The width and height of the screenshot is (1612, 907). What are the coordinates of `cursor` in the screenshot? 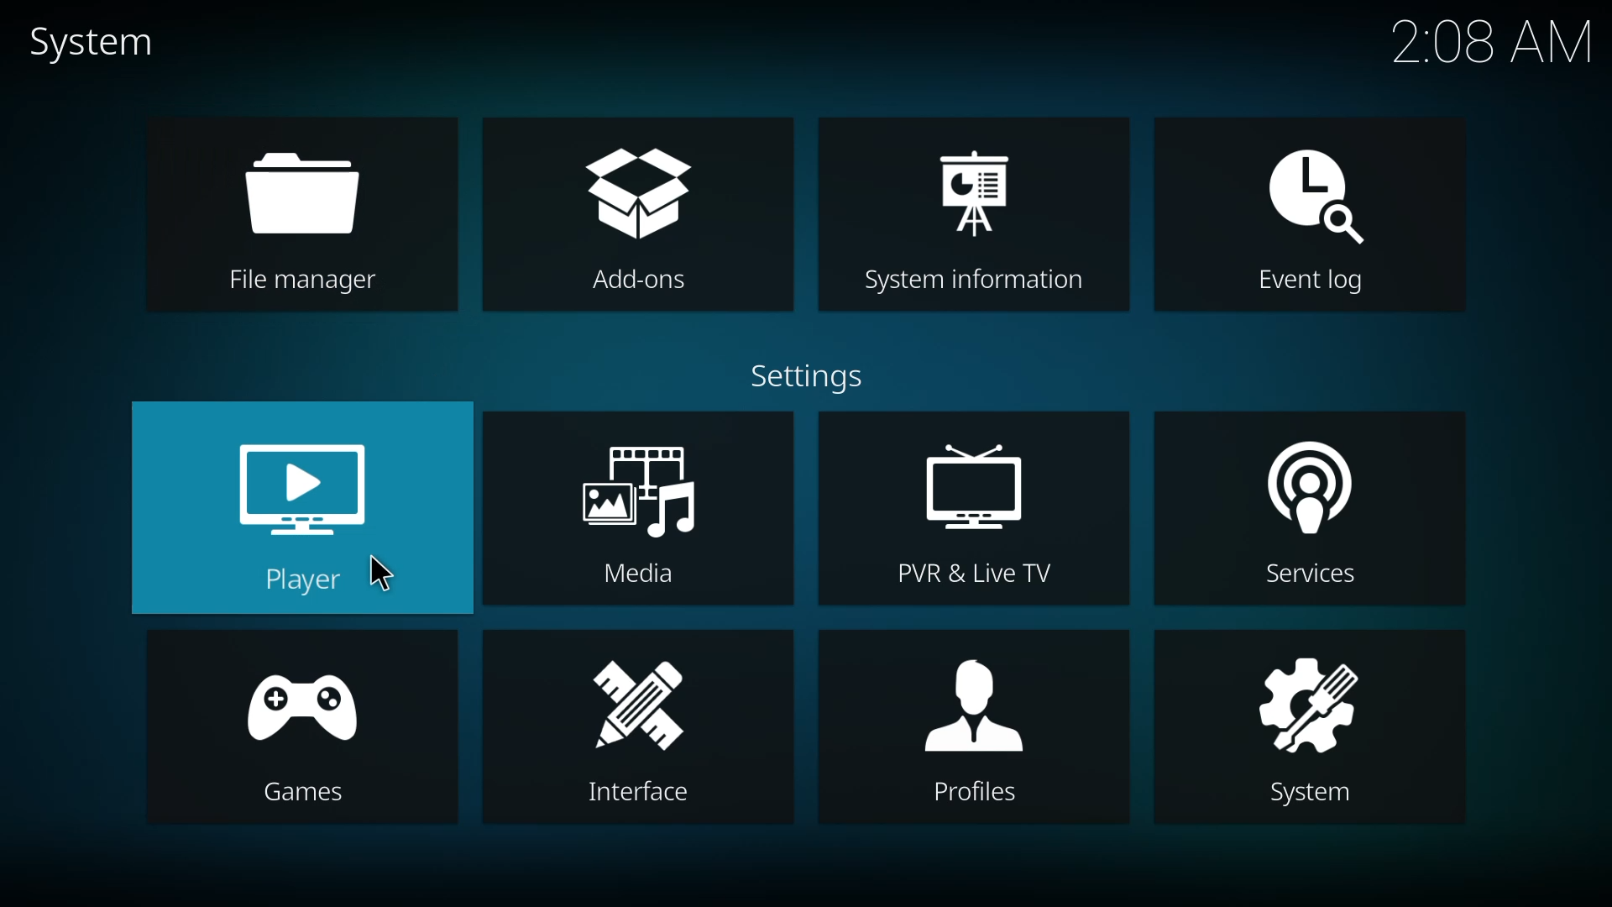 It's located at (380, 570).